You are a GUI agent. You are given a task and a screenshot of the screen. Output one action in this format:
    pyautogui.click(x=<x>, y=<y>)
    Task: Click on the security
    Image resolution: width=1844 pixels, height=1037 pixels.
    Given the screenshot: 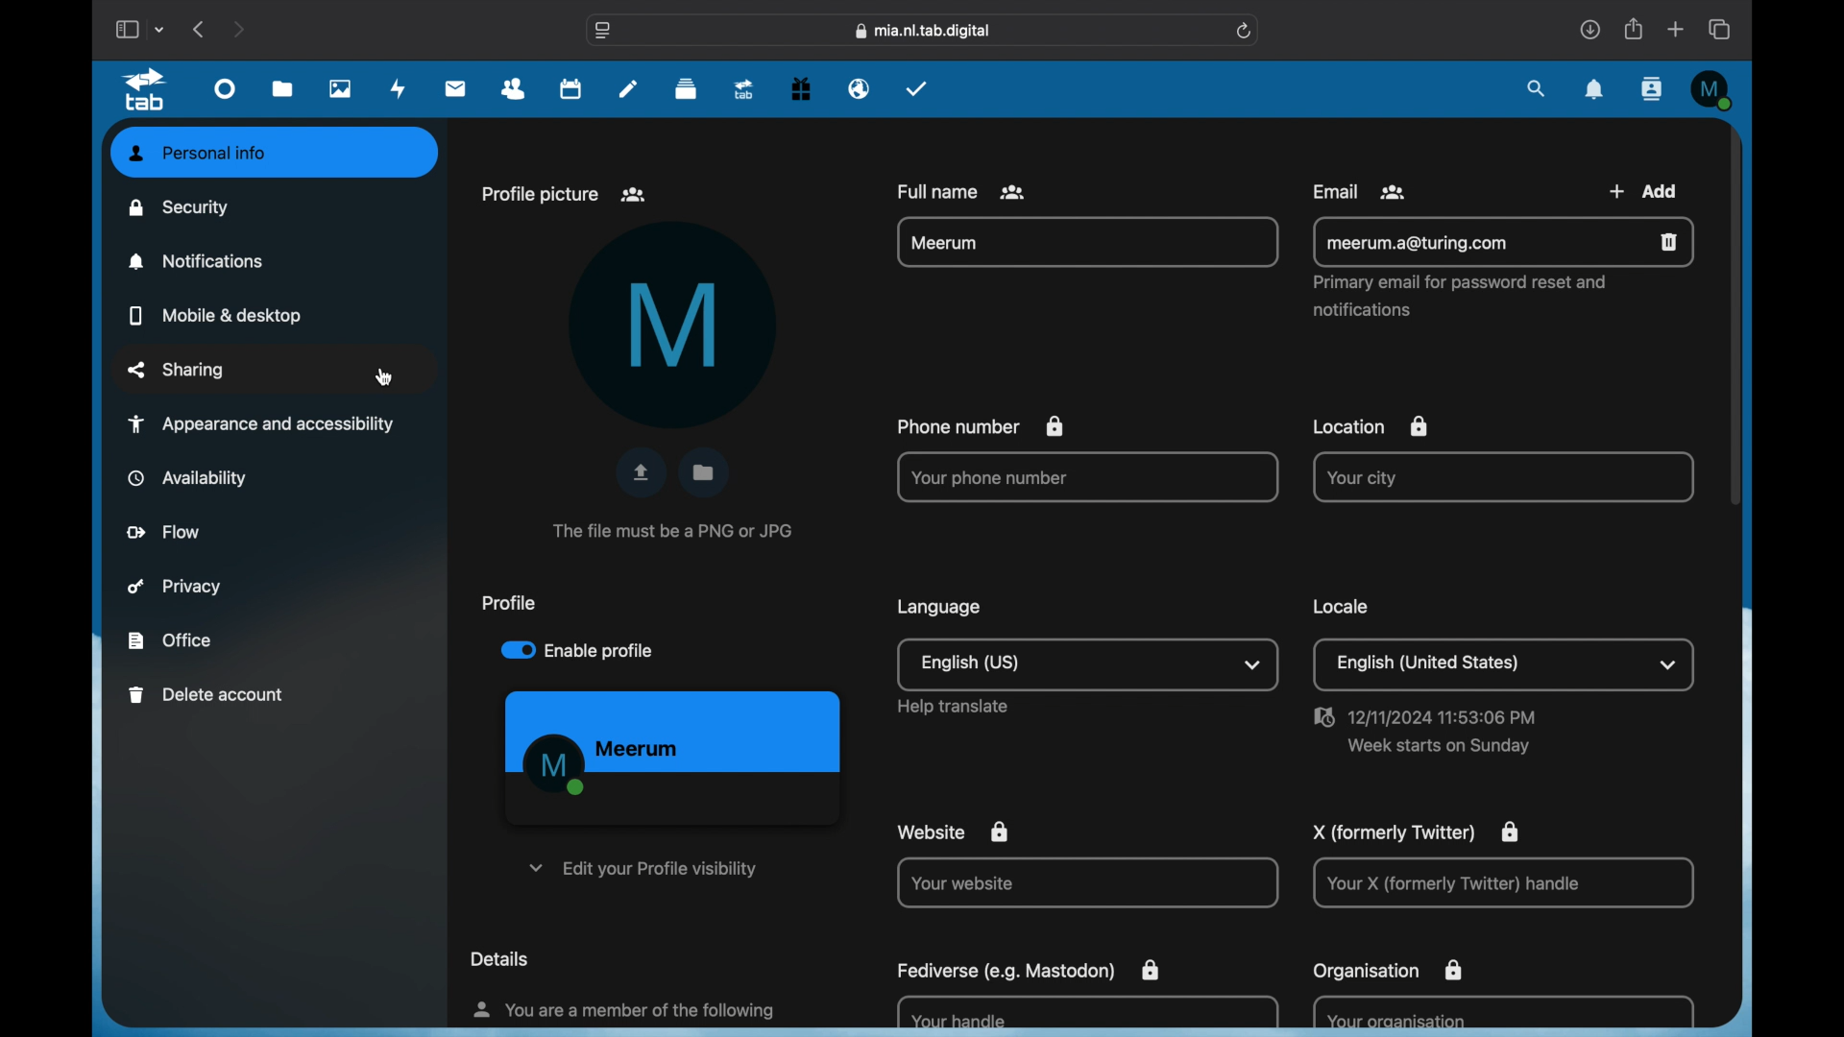 What is the action you would take?
    pyautogui.click(x=181, y=207)
    